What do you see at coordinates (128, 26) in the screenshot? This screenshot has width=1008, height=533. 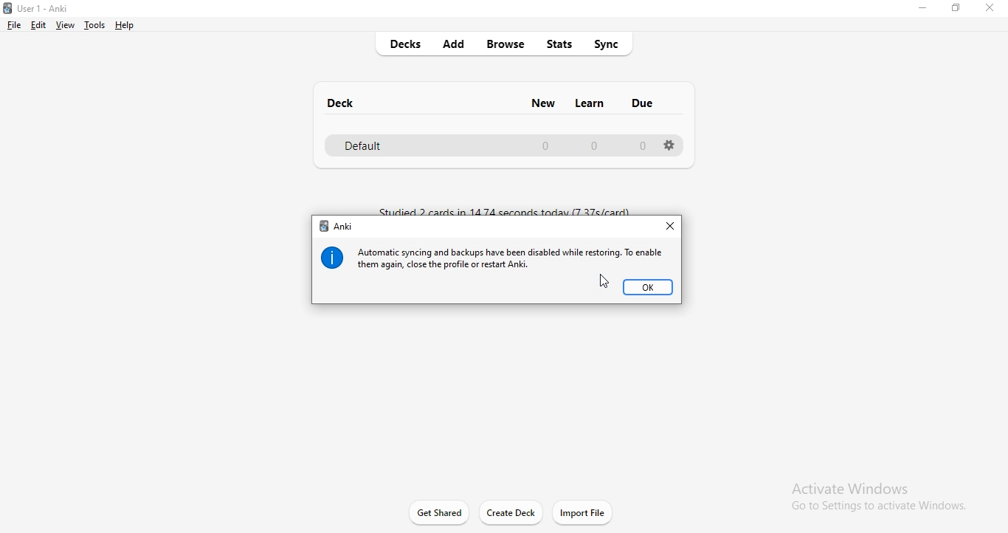 I see `help` at bounding box center [128, 26].